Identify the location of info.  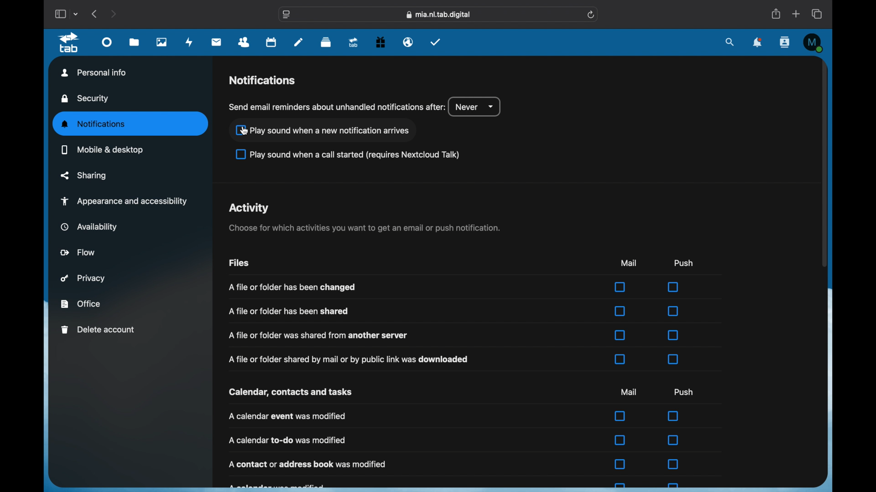
(288, 312).